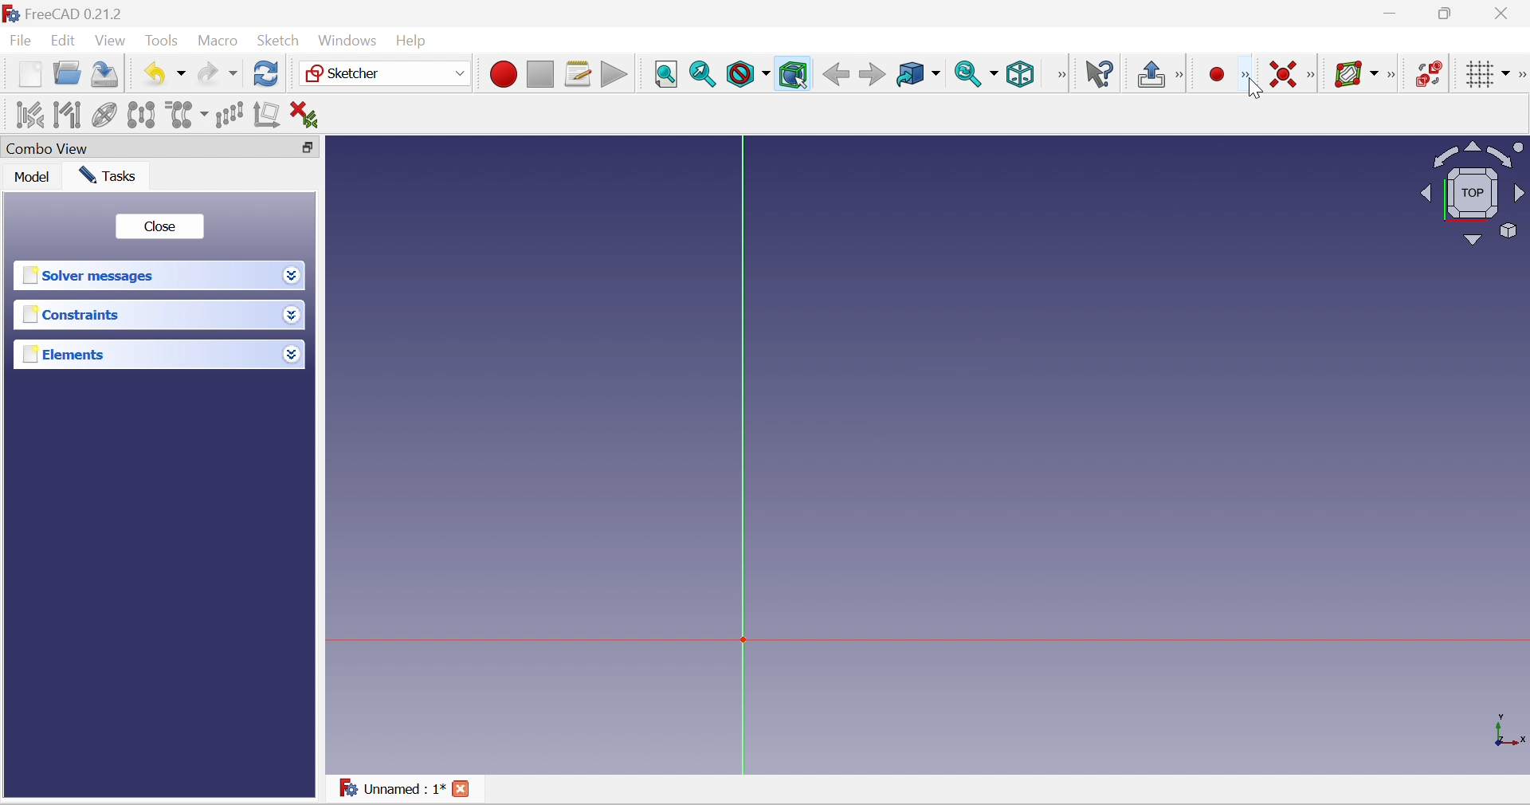 The image size is (1530, 805). I want to click on Switch virtual space, so click(1430, 76).